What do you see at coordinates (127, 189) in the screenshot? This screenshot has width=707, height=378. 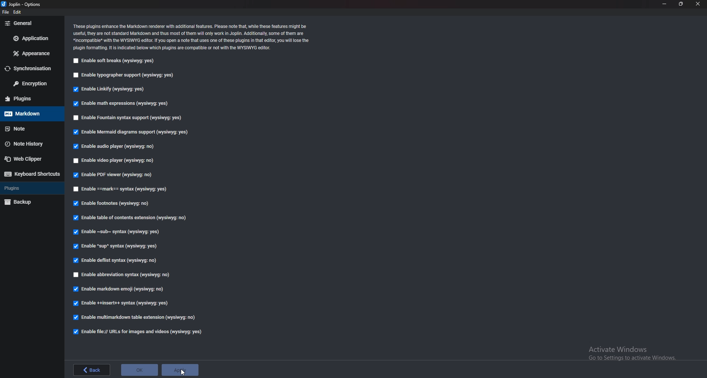 I see `enable Mark syntax` at bounding box center [127, 189].